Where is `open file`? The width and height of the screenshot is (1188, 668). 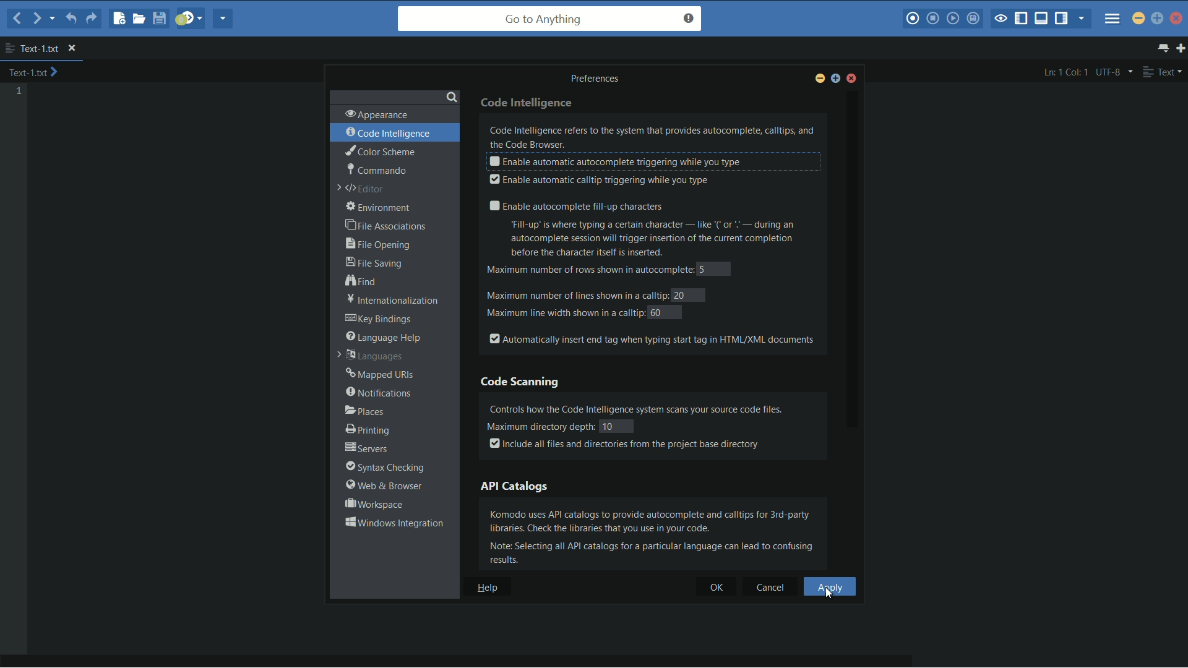
open file is located at coordinates (140, 18).